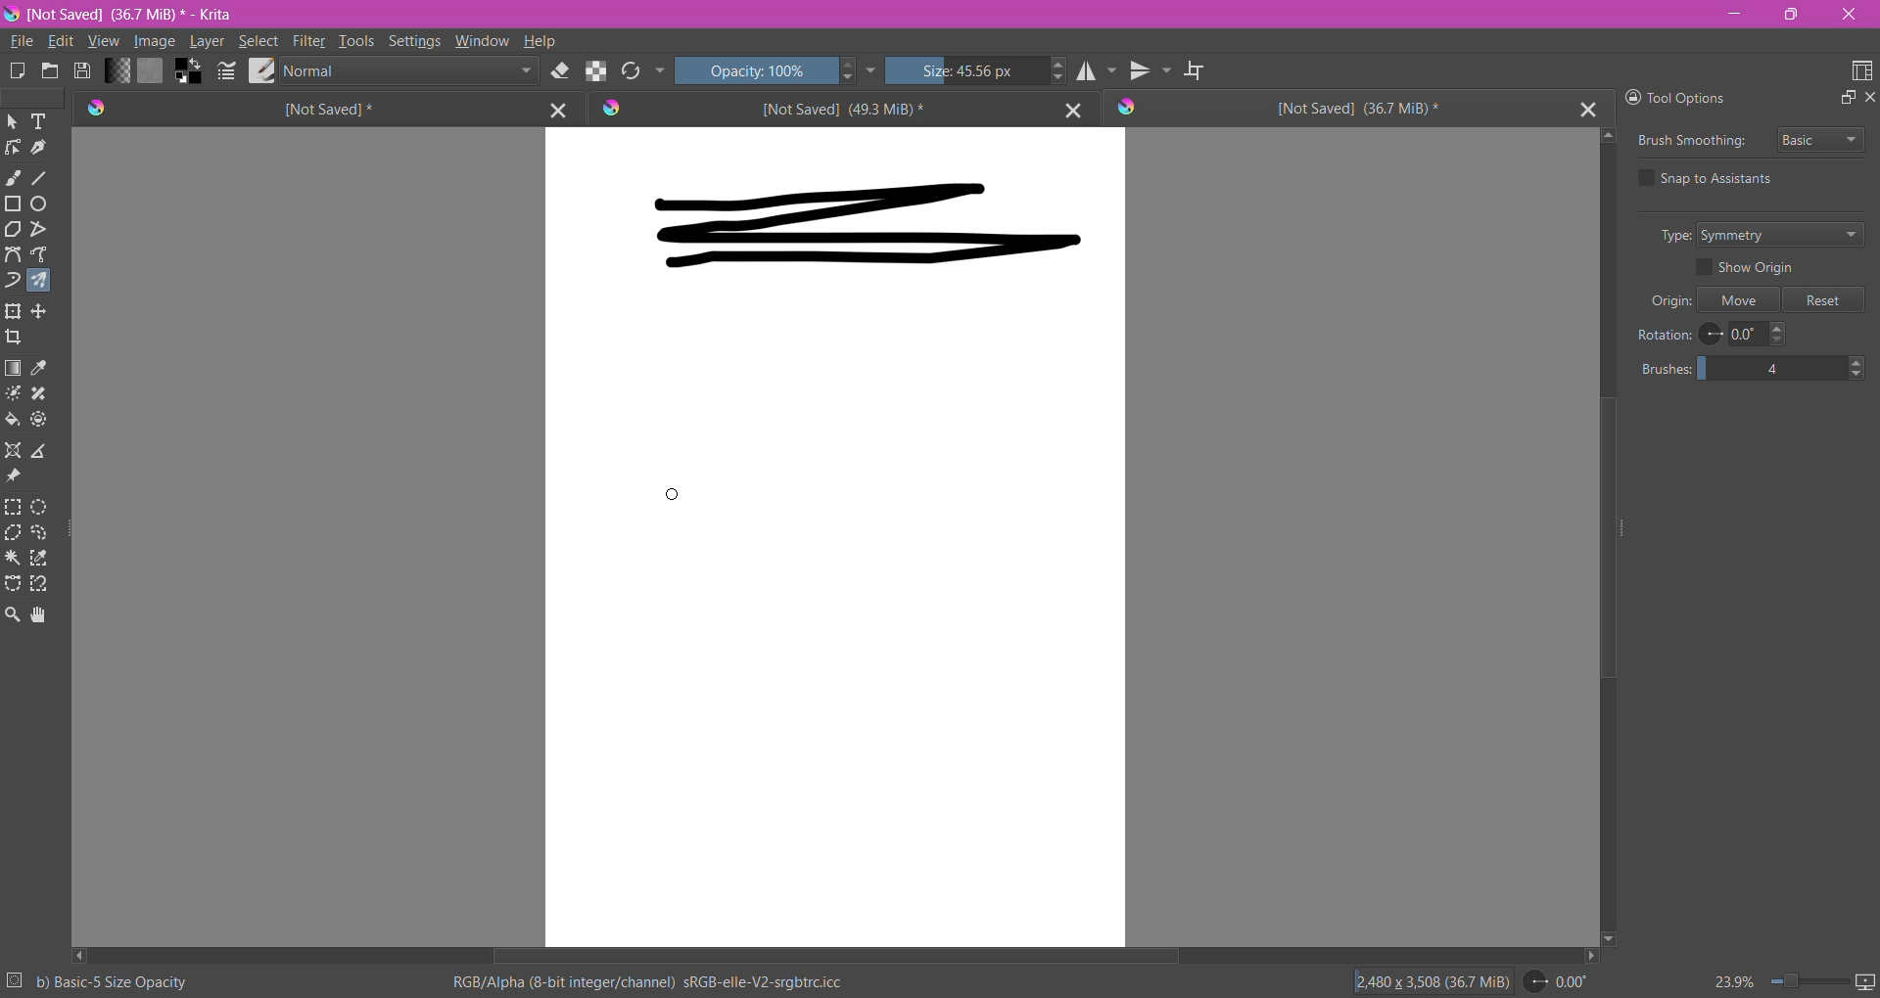  What do you see at coordinates (593, 69) in the screenshot?
I see `Preserve Alpha` at bounding box center [593, 69].